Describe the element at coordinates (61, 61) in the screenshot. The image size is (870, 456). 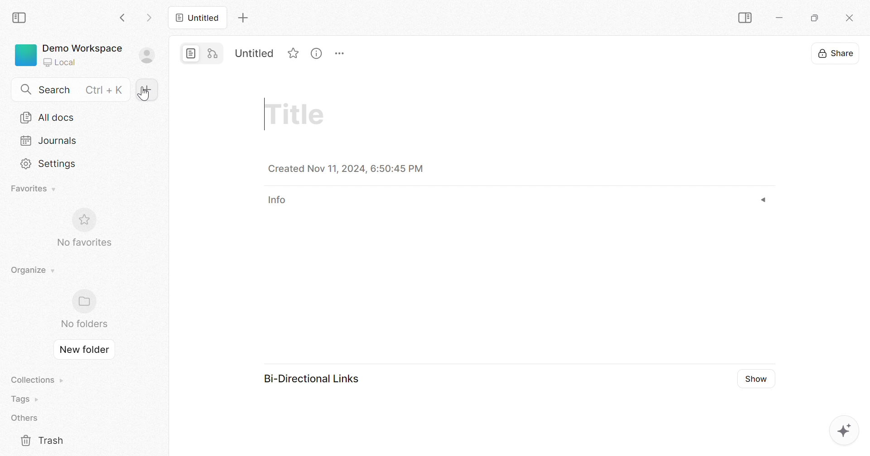
I see `Local` at that location.